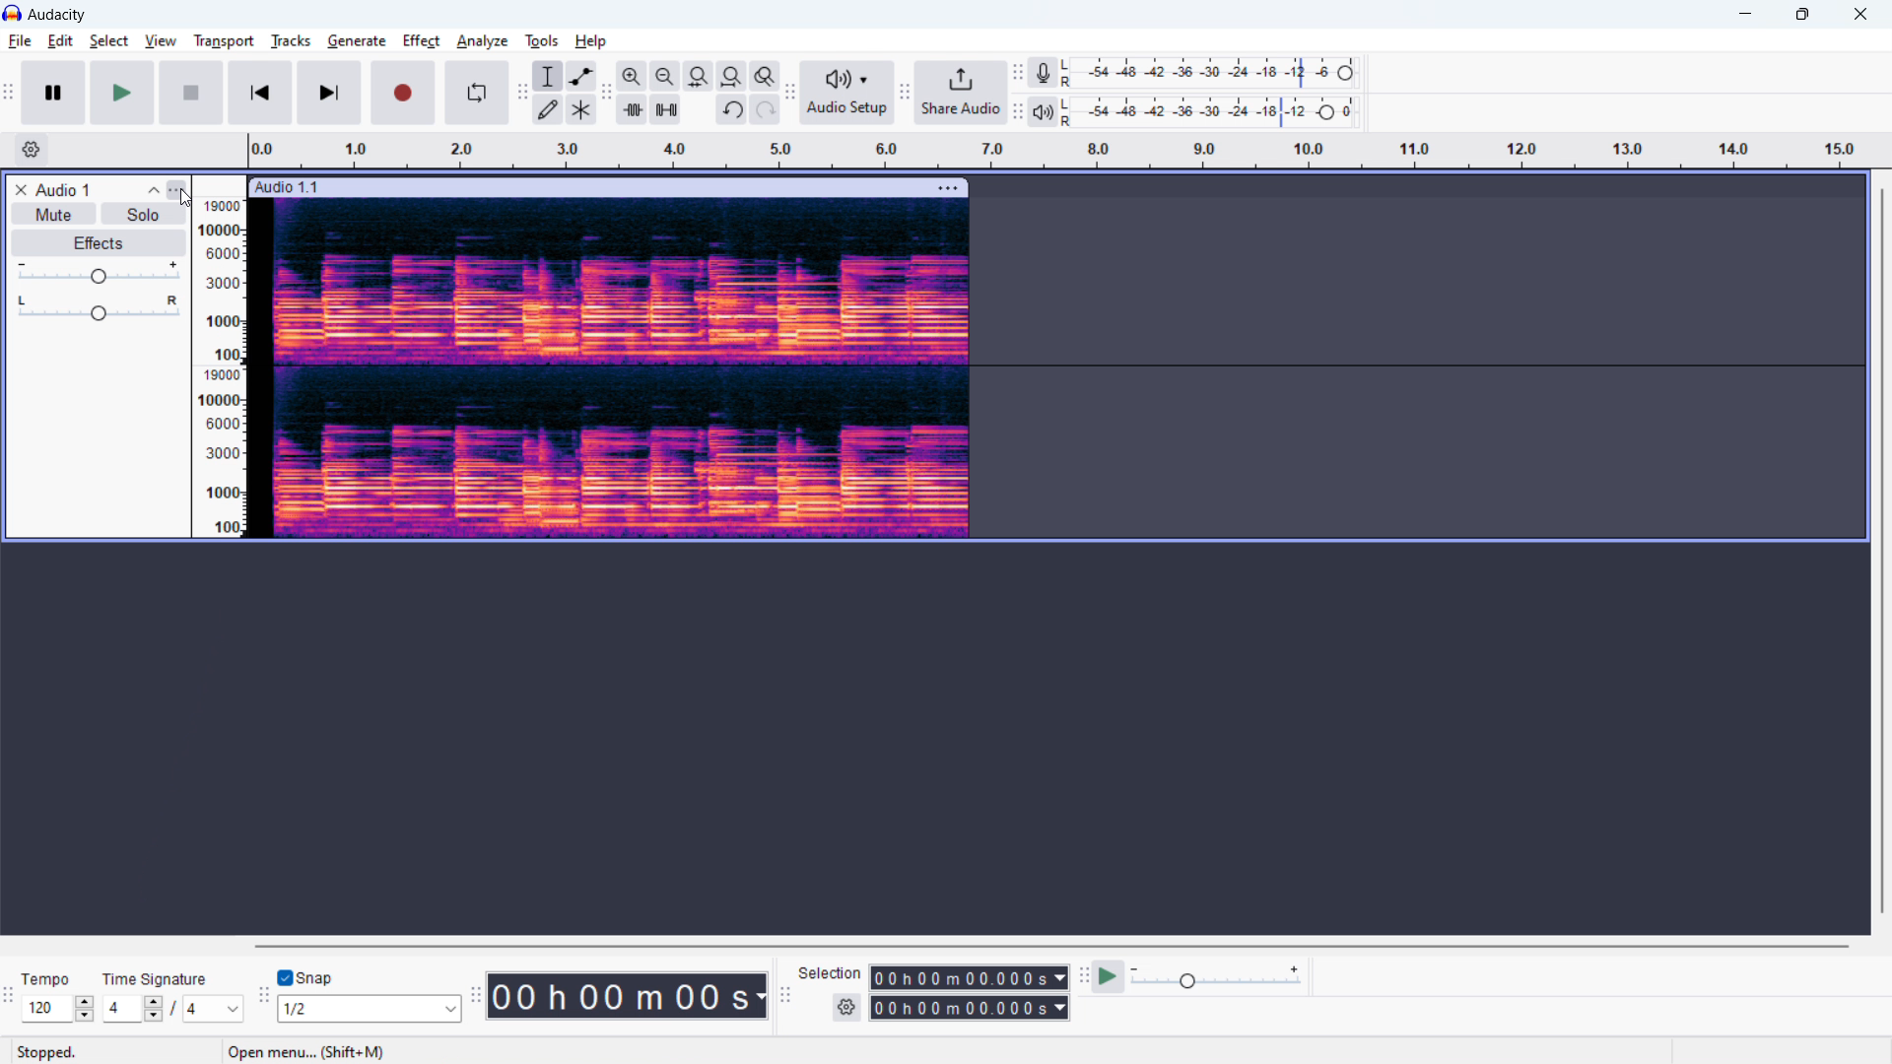 The image size is (1892, 1064). Describe the element at coordinates (620, 368) in the screenshot. I see `track spectogram` at that location.